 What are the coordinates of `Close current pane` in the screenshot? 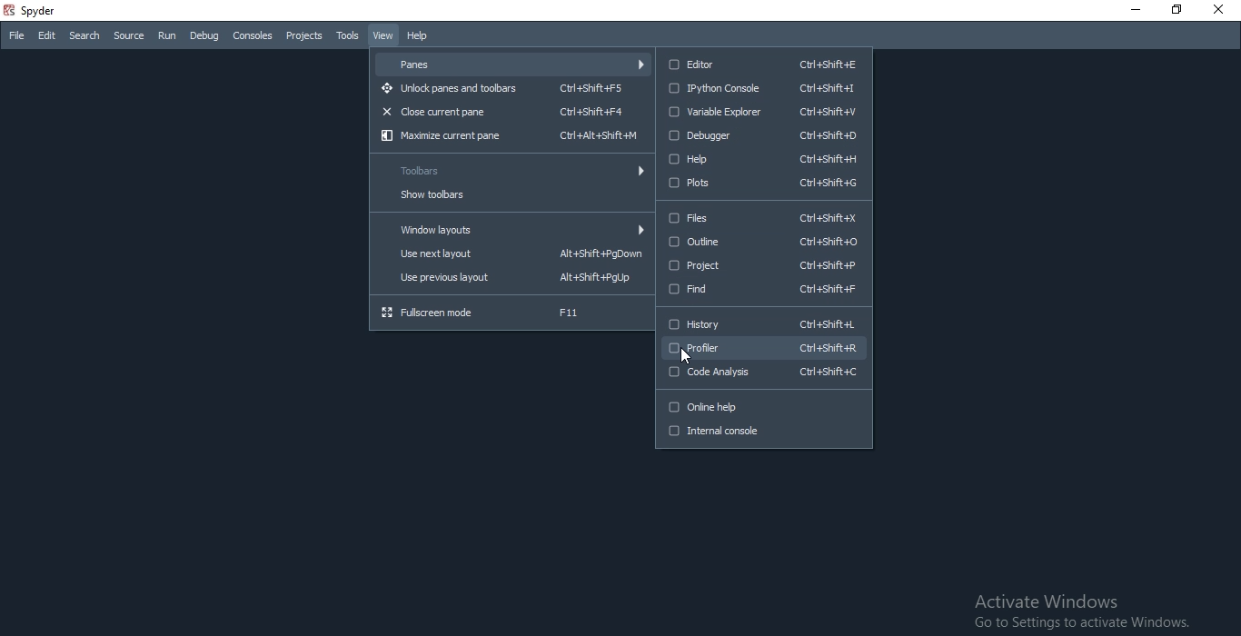 It's located at (511, 113).